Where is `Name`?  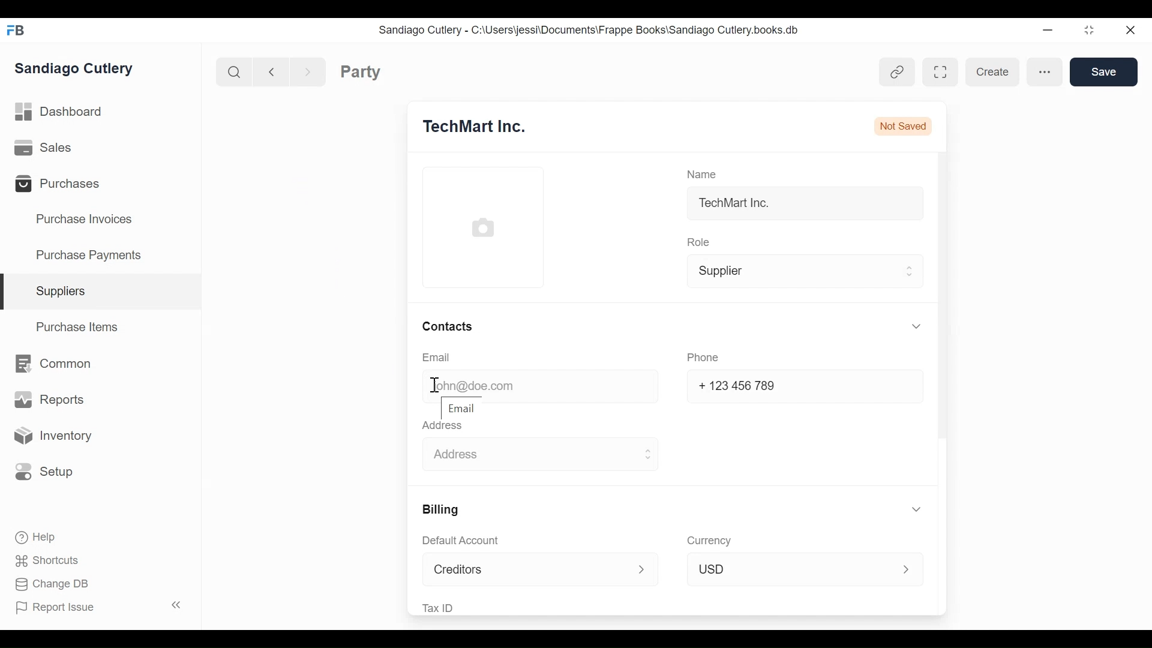 Name is located at coordinates (703, 172).